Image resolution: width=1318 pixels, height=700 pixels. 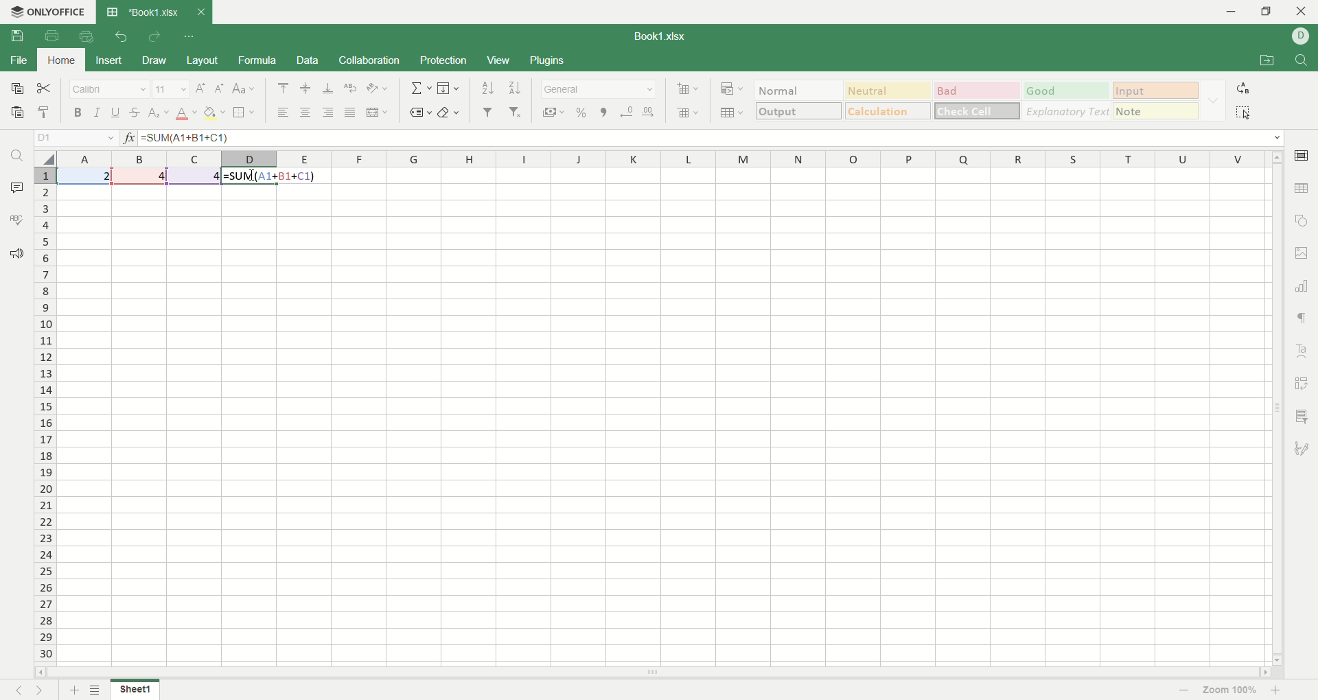 I want to click on decrease font, so click(x=217, y=89).